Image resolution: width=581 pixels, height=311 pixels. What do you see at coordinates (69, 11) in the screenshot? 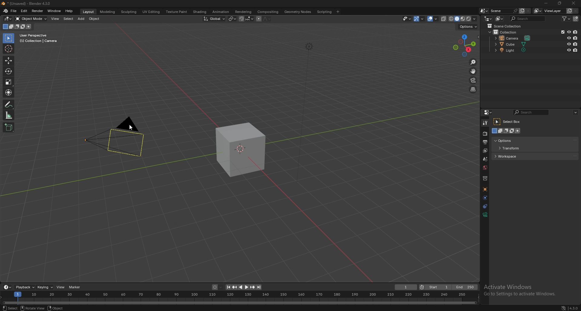
I see `help` at bounding box center [69, 11].